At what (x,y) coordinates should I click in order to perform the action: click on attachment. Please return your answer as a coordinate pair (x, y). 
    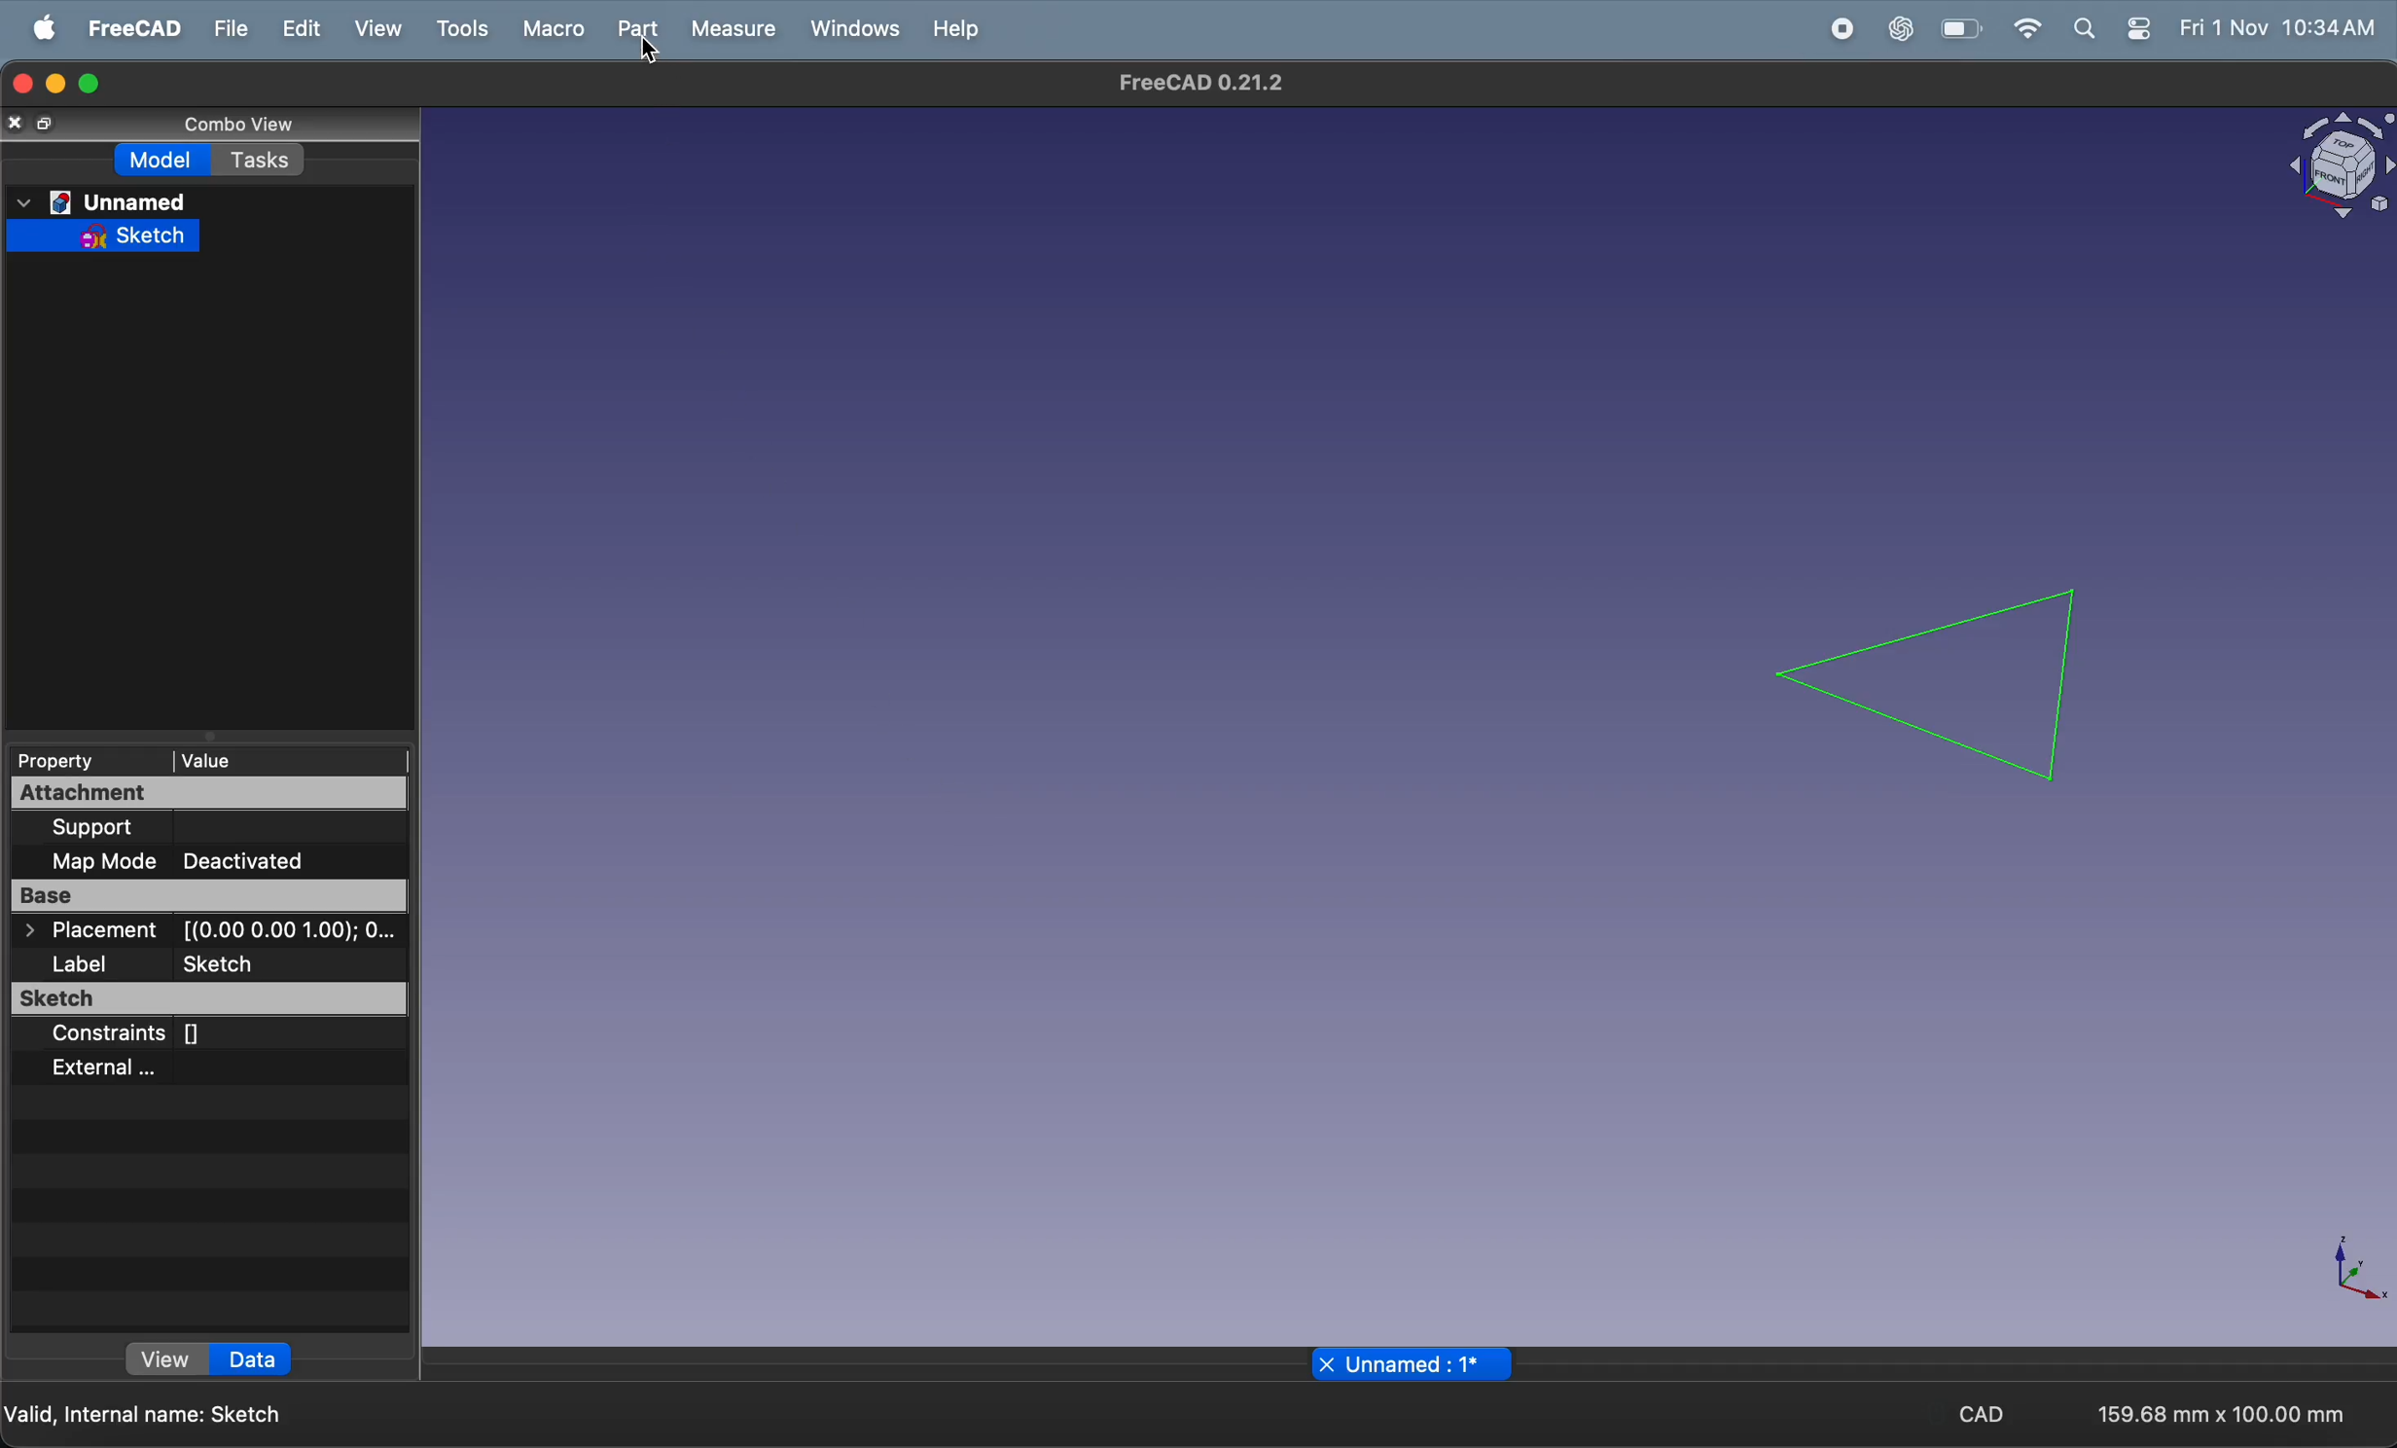
    Looking at the image, I should click on (163, 793).